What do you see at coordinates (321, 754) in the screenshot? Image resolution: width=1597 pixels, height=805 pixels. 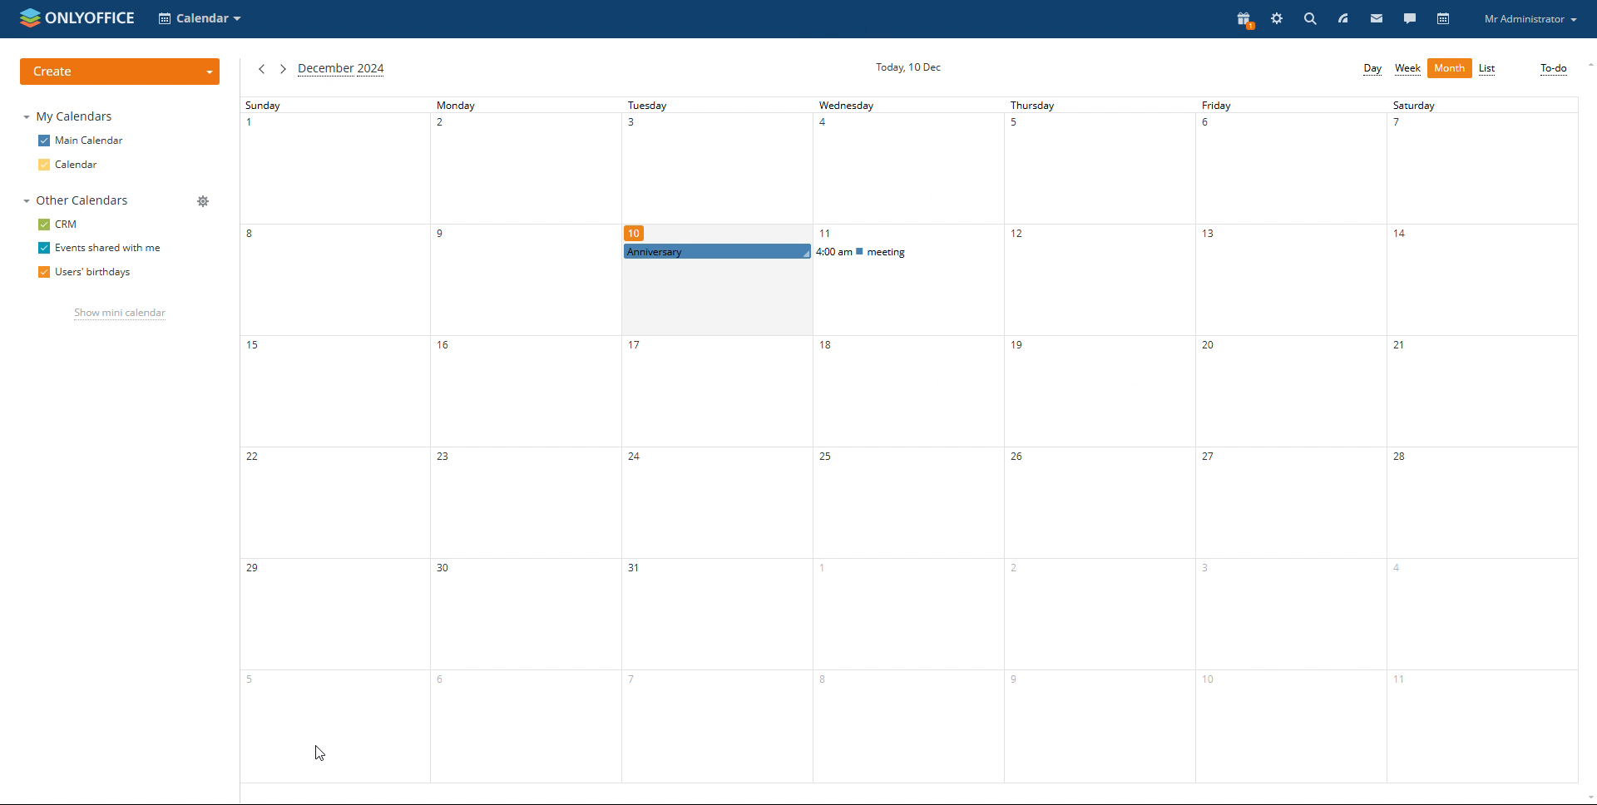 I see `cursor` at bounding box center [321, 754].